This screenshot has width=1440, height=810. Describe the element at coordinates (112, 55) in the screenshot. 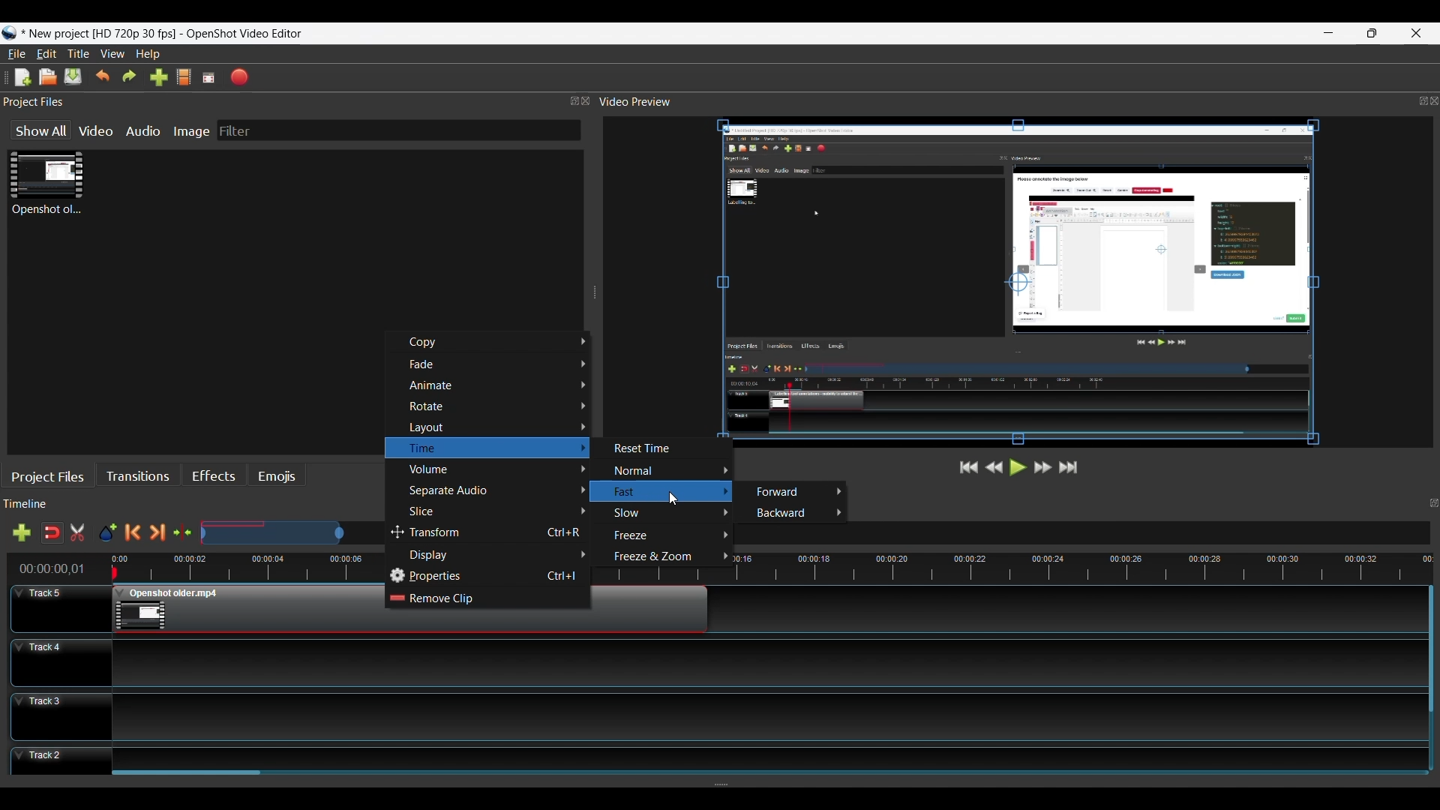

I see `View` at that location.